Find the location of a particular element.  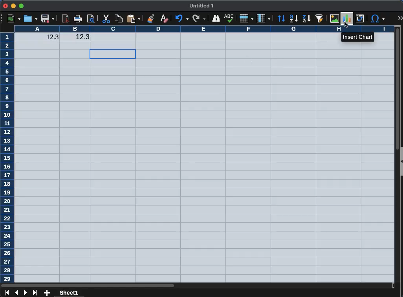

column is located at coordinates (262, 18).